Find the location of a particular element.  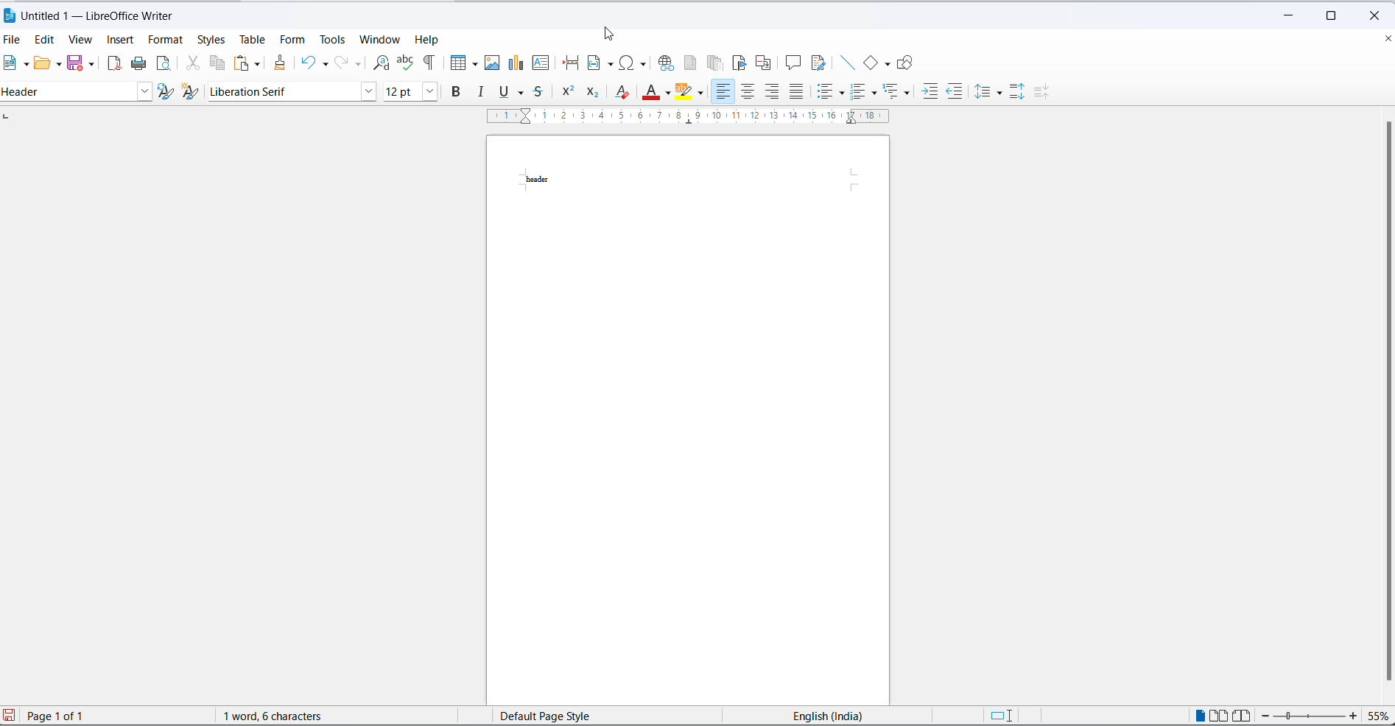

text align left is located at coordinates (723, 94).